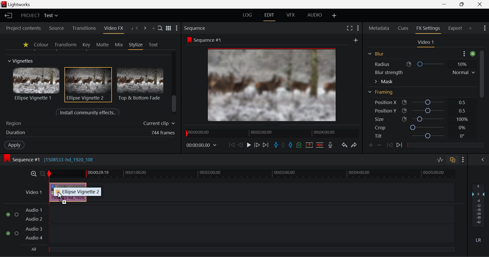  I want to click on scrollbar, so click(175, 104).